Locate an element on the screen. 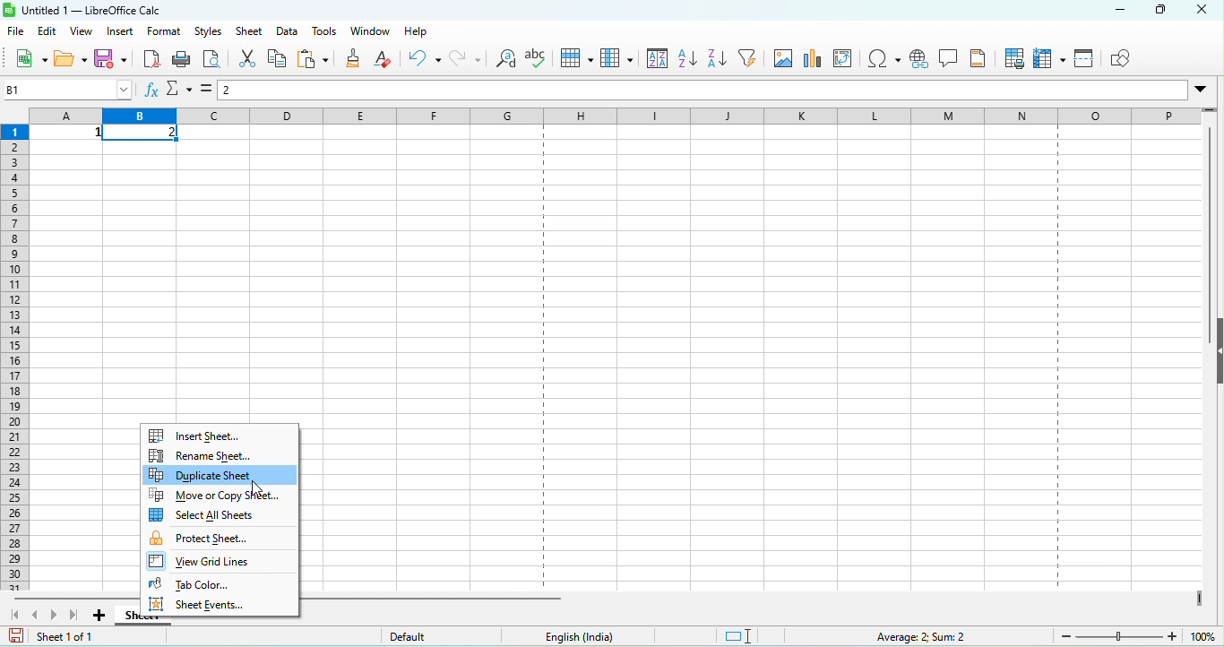 The width and height of the screenshot is (1224, 647). add sheet is located at coordinates (97, 616).